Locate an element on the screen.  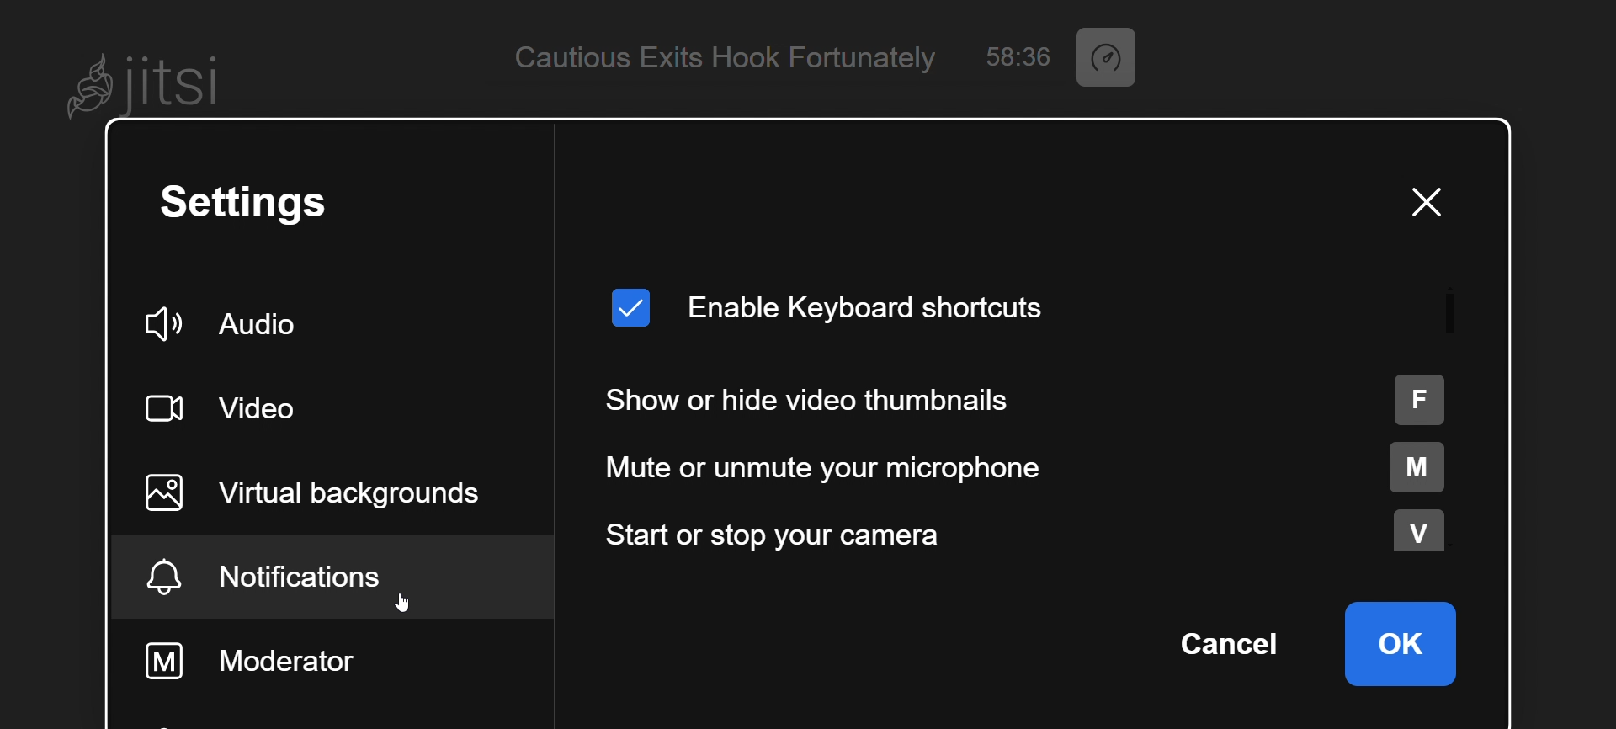
cancel is located at coordinates (1228, 640).